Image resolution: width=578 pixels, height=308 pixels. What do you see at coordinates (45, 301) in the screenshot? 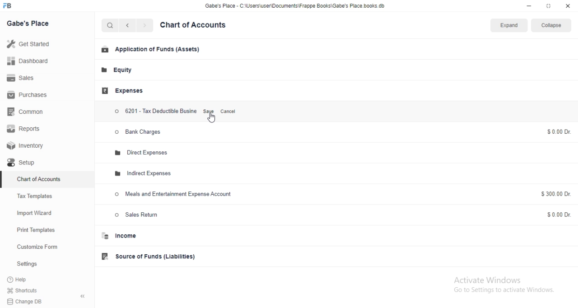
I see `Change DB` at bounding box center [45, 301].